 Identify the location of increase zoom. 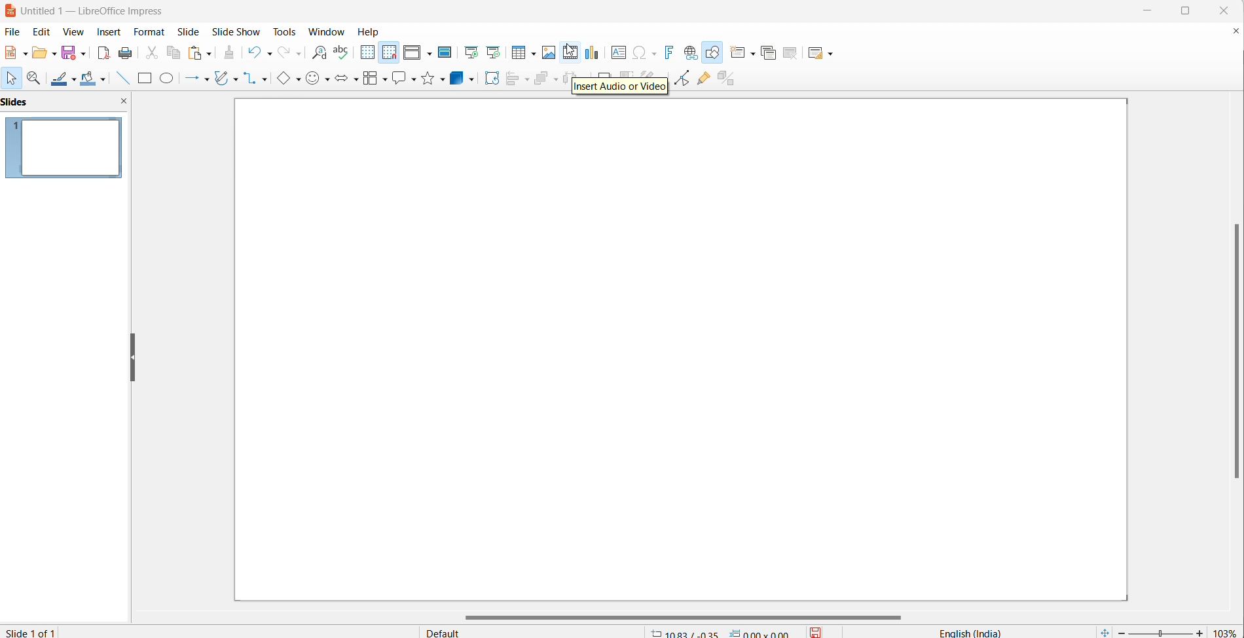
(1199, 631).